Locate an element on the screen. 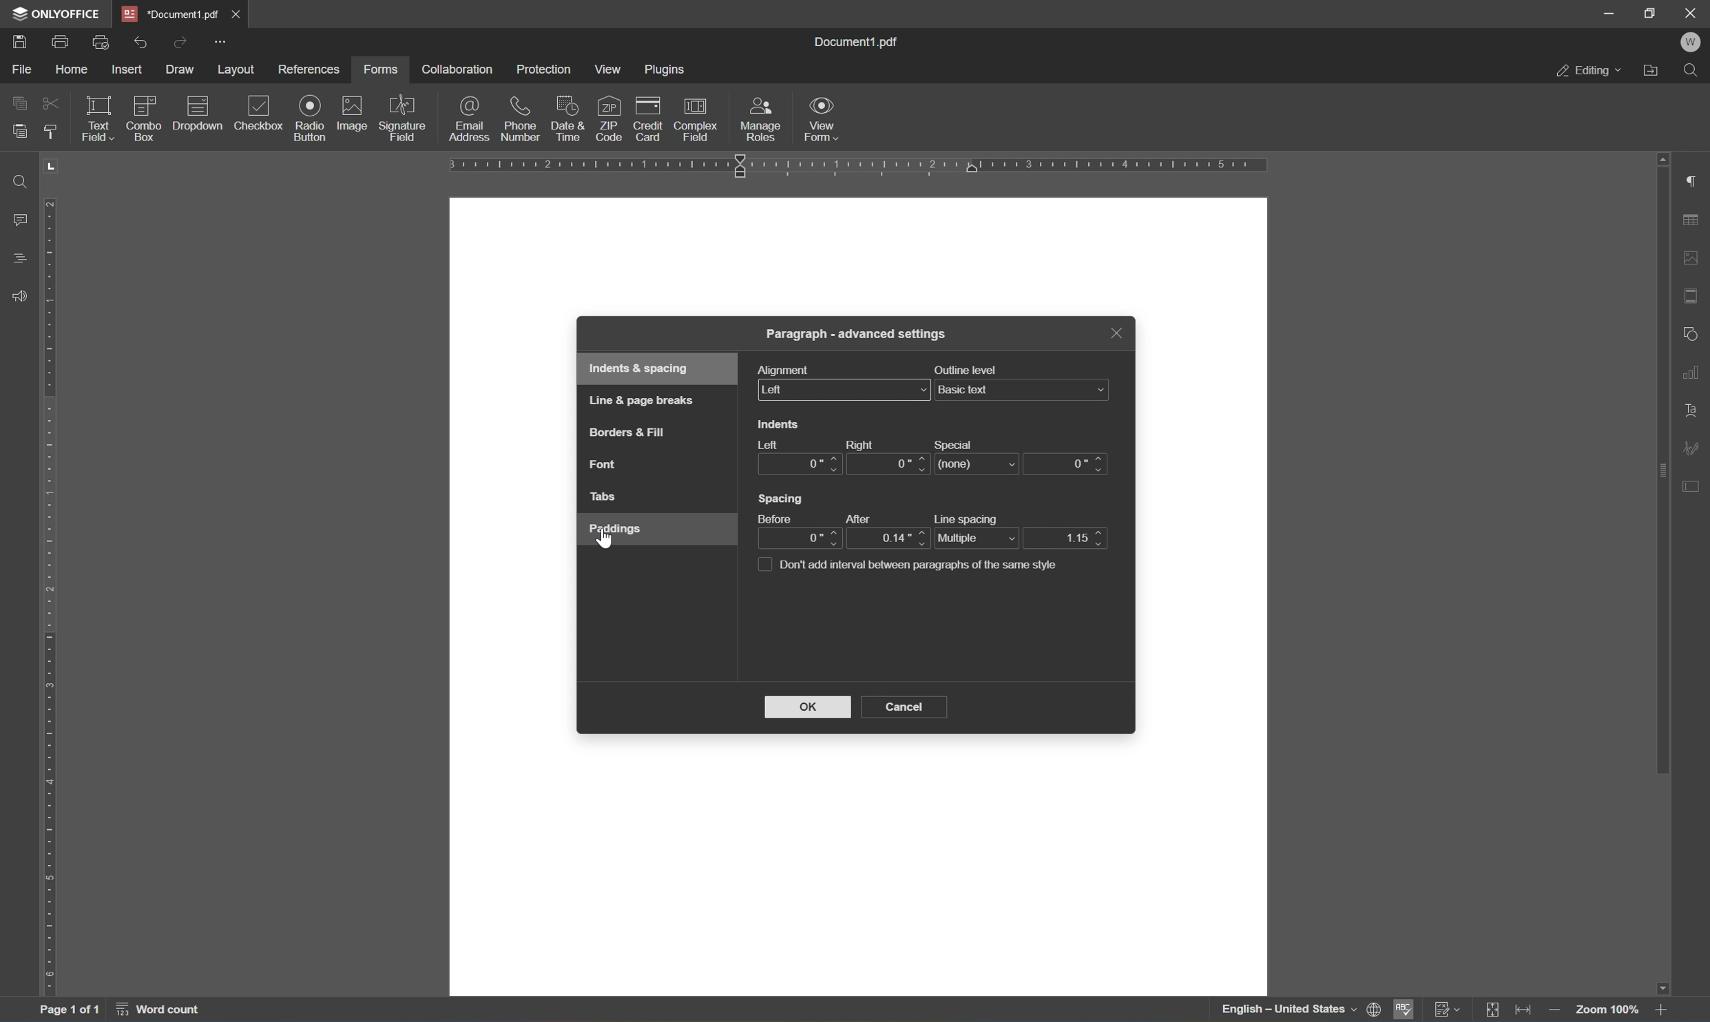 This screenshot has height=1022, width=1710. text field is located at coordinates (94, 117).